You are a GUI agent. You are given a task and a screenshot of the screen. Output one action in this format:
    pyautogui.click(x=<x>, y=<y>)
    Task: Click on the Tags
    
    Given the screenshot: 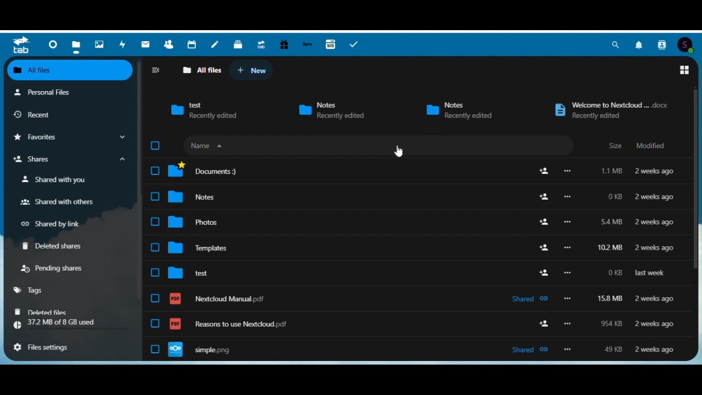 What is the action you would take?
    pyautogui.click(x=32, y=291)
    